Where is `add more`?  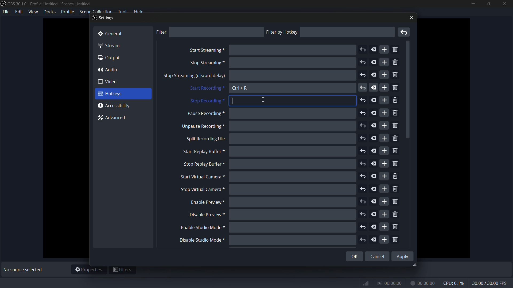
add more is located at coordinates (384, 239).